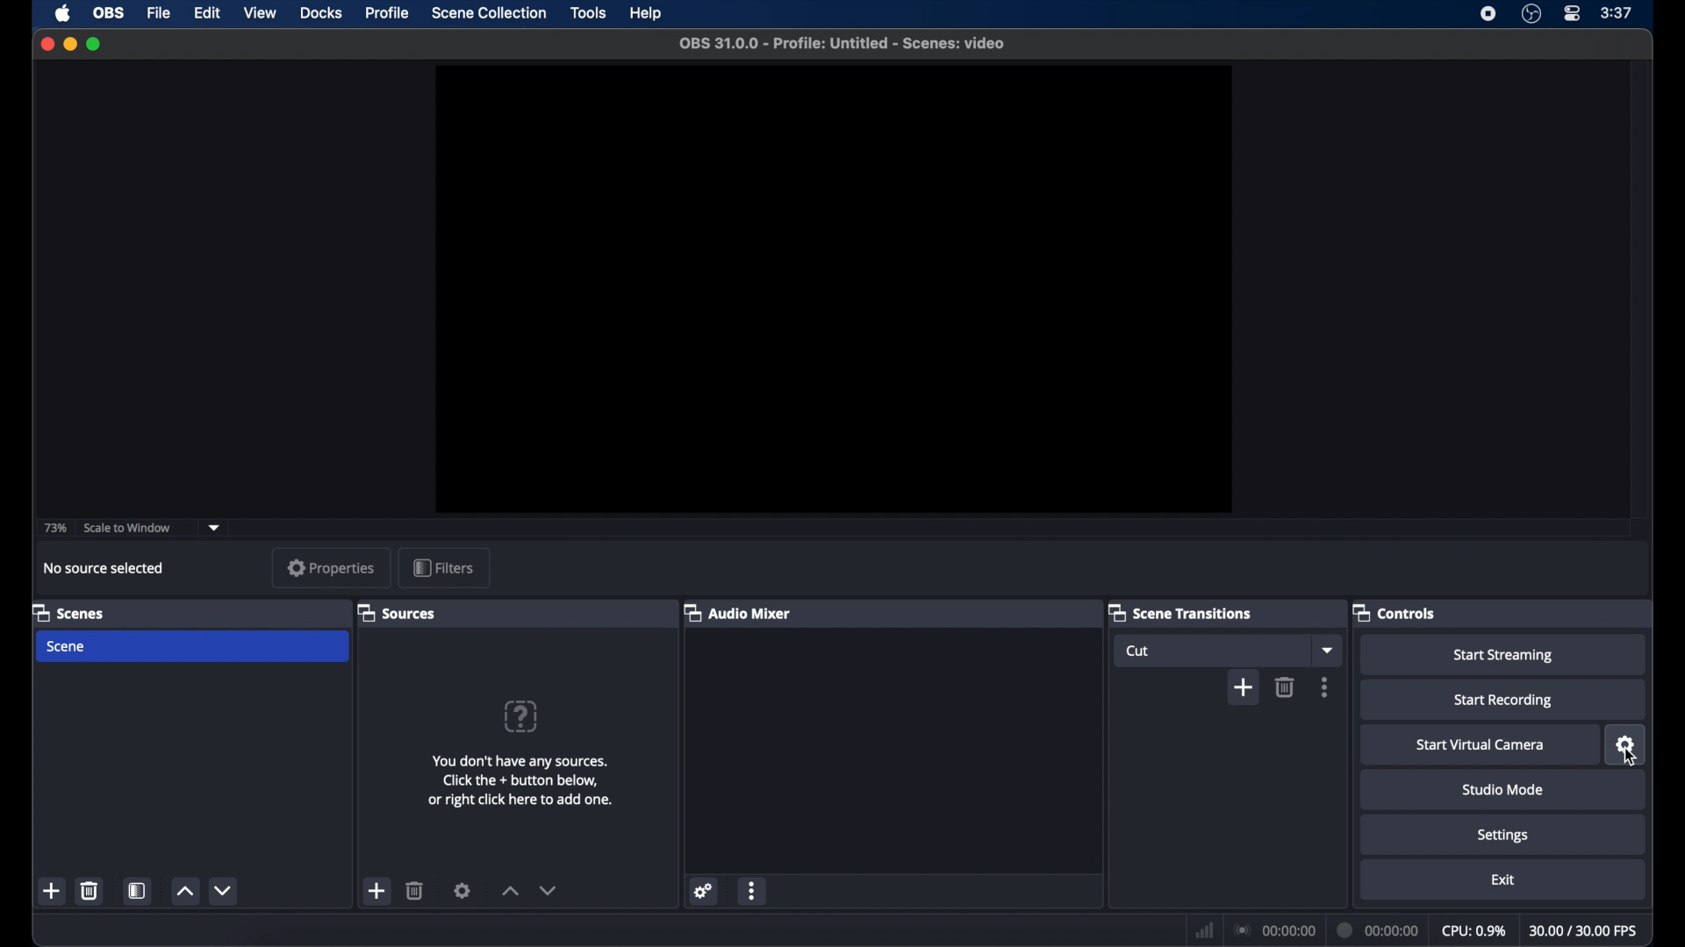  Describe the element at coordinates (1502, 836) in the screenshot. I see `settings` at that location.